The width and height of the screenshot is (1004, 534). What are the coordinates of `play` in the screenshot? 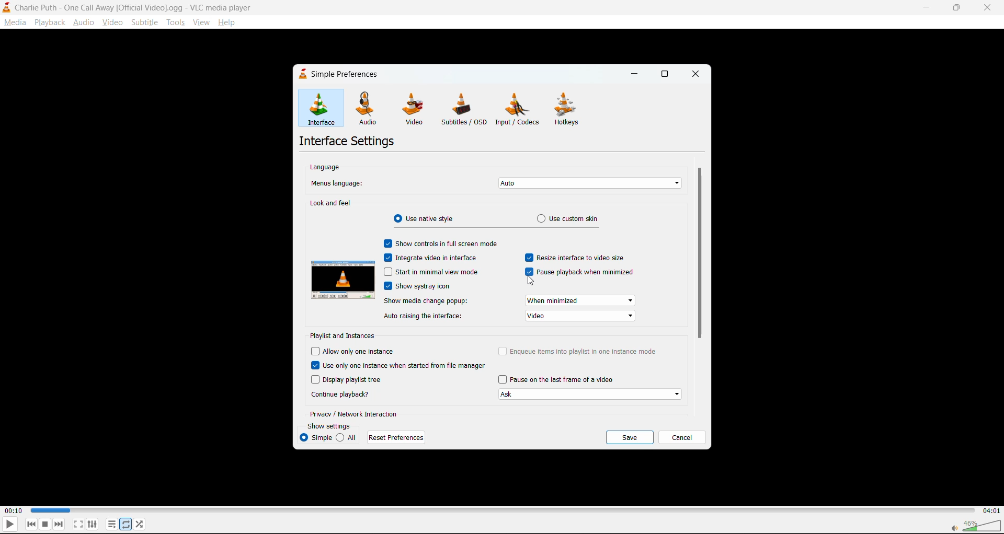 It's located at (10, 525).